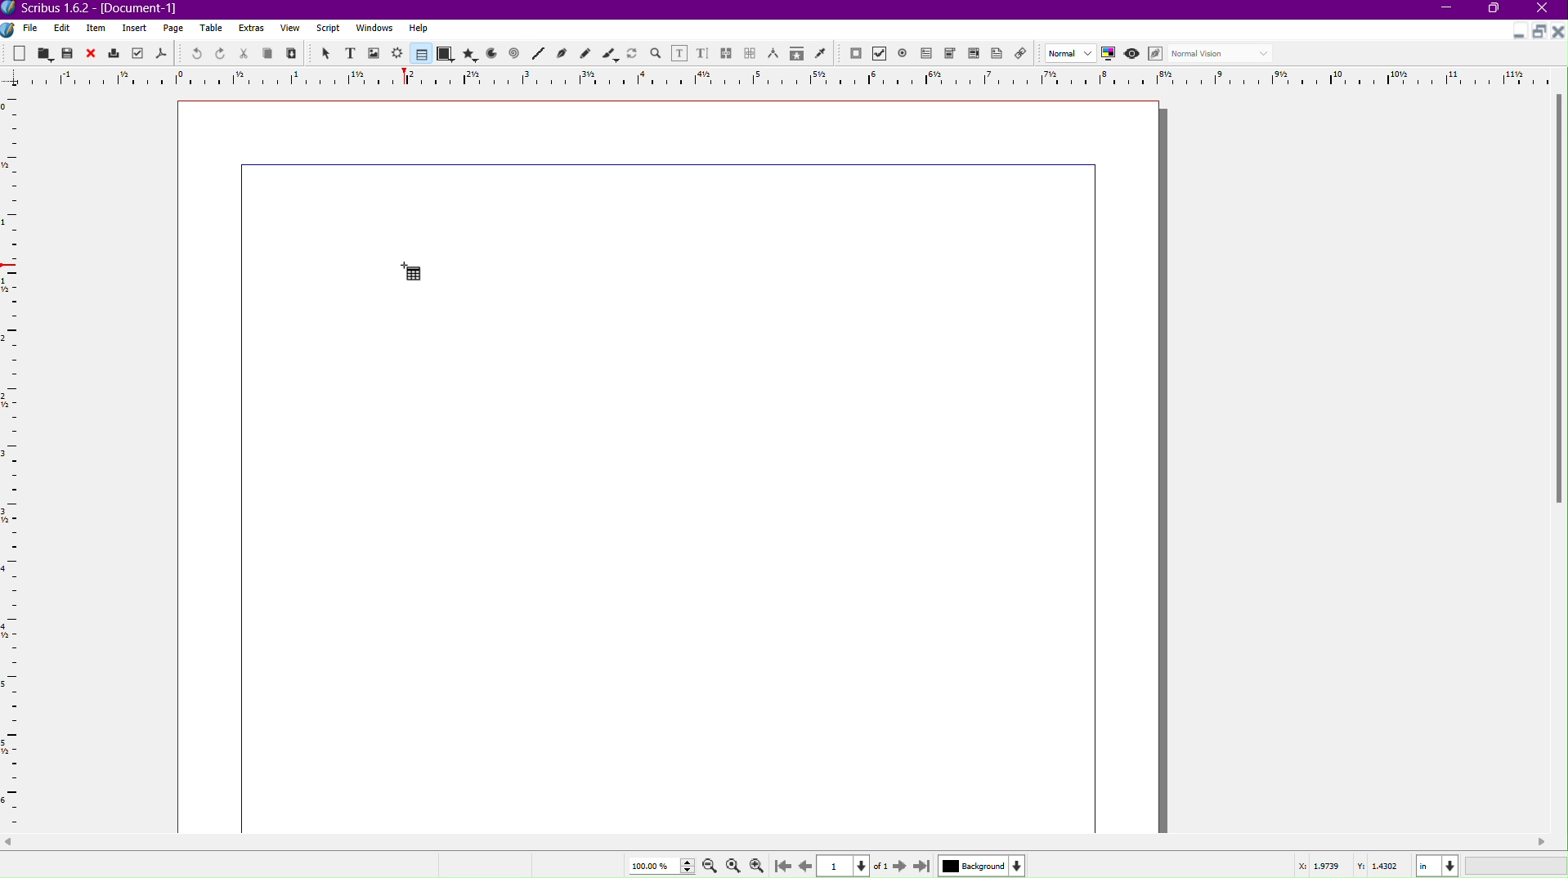 This screenshot has height=878, width=1568. What do you see at coordinates (419, 28) in the screenshot?
I see `Help` at bounding box center [419, 28].